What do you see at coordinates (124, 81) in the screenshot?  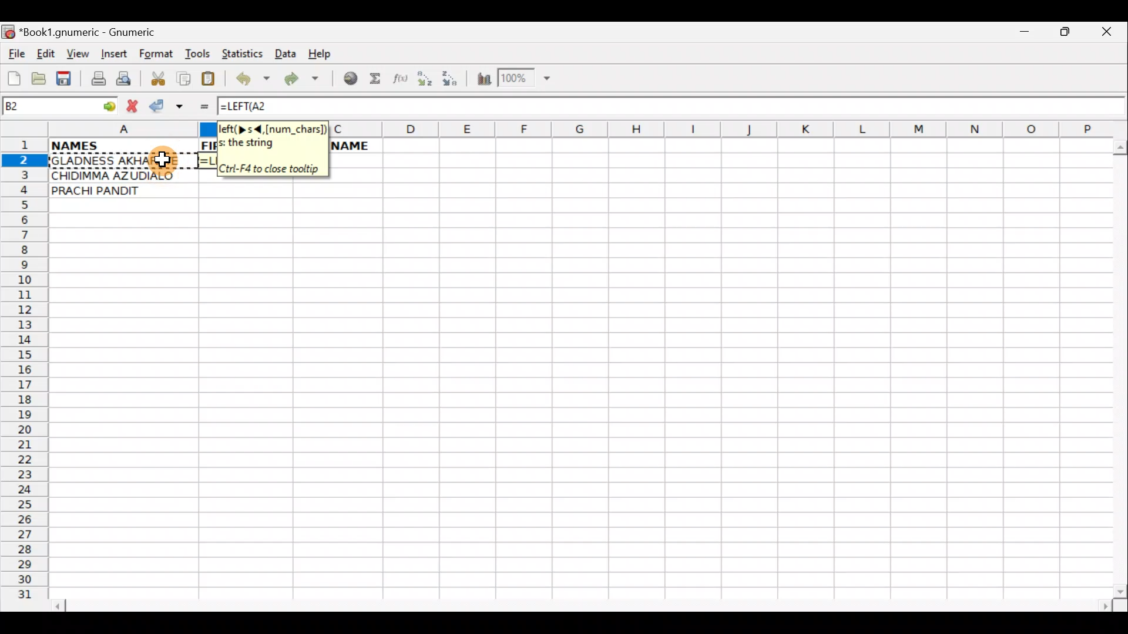 I see `Print preview` at bounding box center [124, 81].